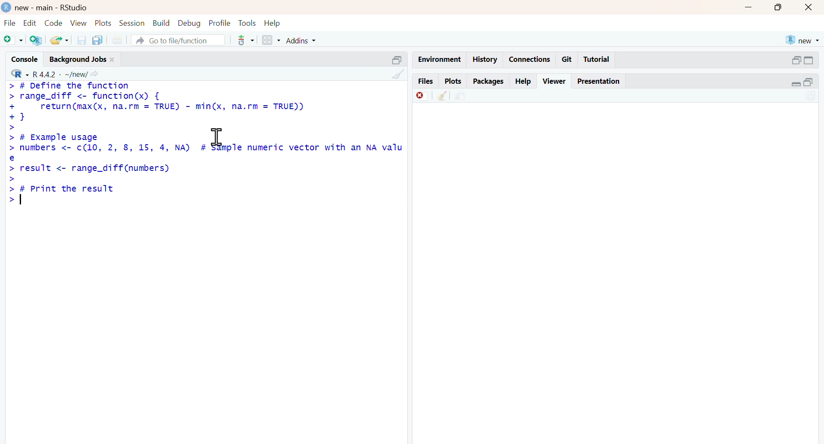  What do you see at coordinates (797, 84) in the screenshot?
I see `Collapse /expand` at bounding box center [797, 84].